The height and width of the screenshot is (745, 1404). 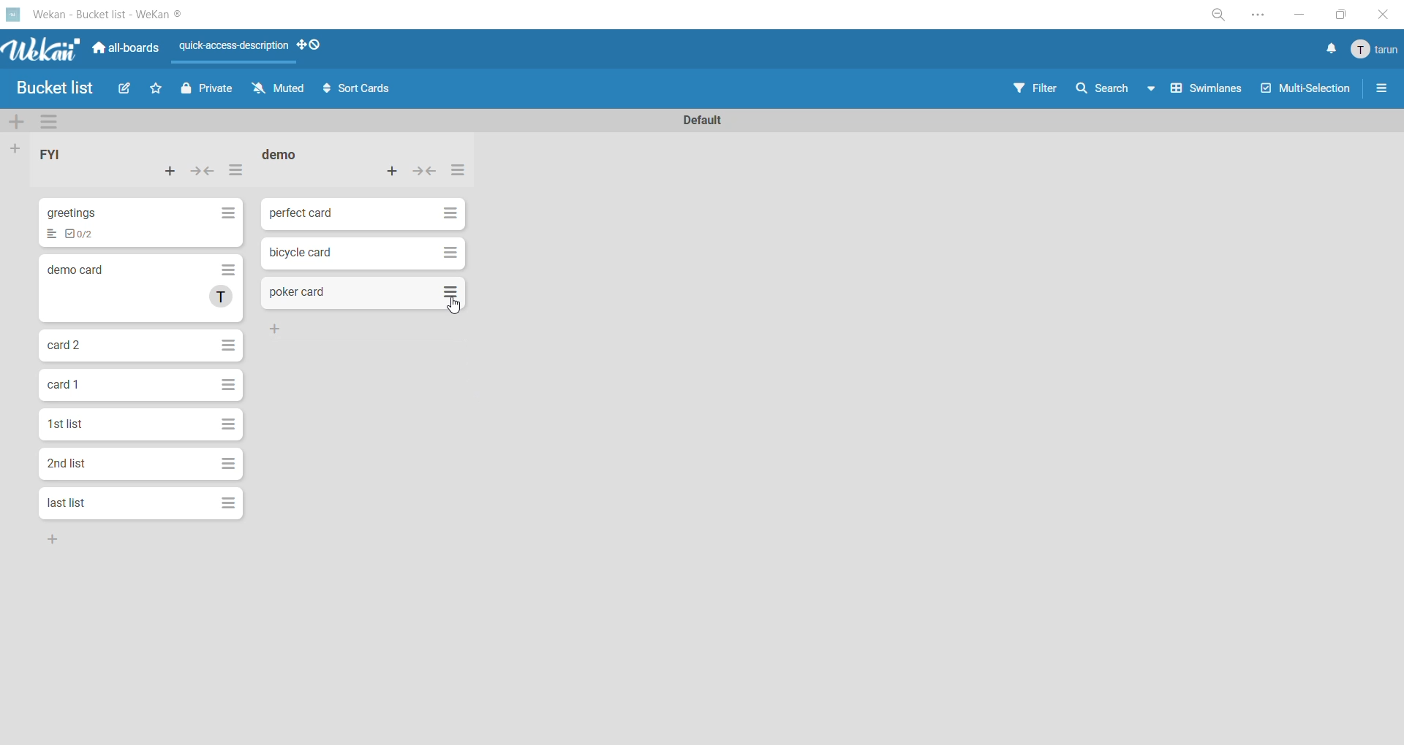 What do you see at coordinates (303, 213) in the screenshot?
I see `perfect card` at bounding box center [303, 213].